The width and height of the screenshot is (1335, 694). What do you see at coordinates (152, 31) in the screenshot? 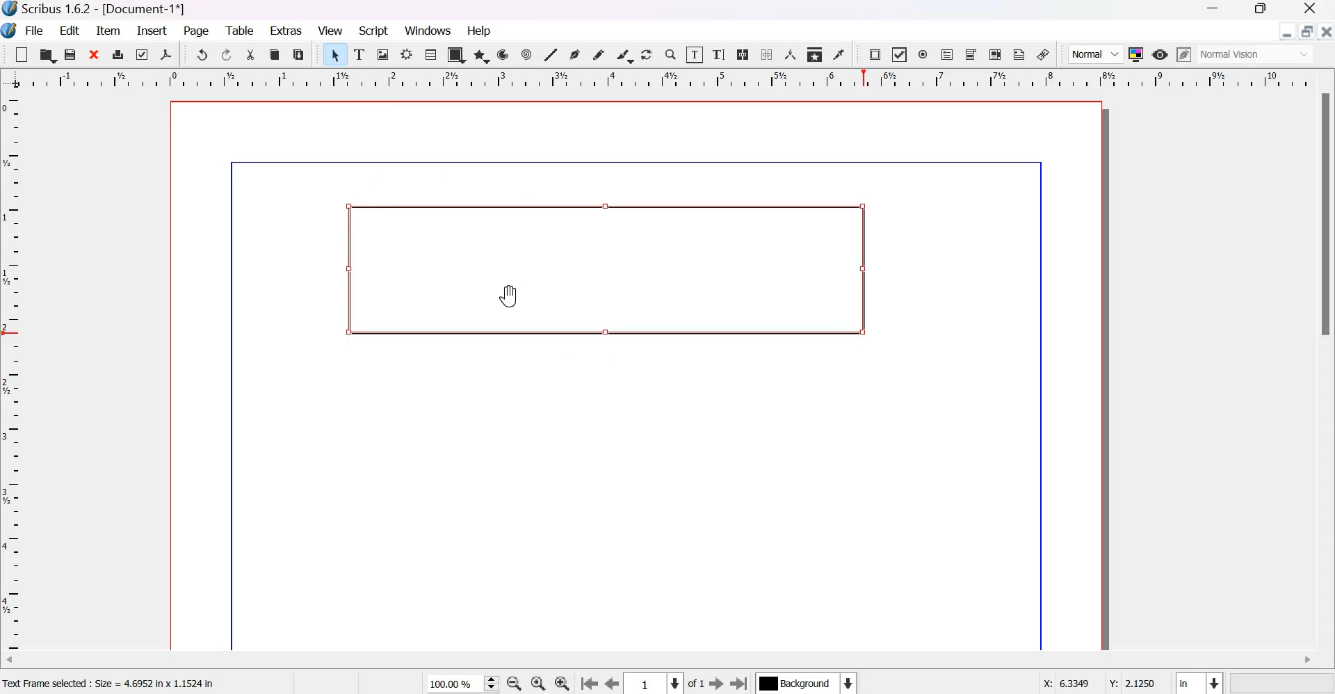
I see `Insert` at bounding box center [152, 31].